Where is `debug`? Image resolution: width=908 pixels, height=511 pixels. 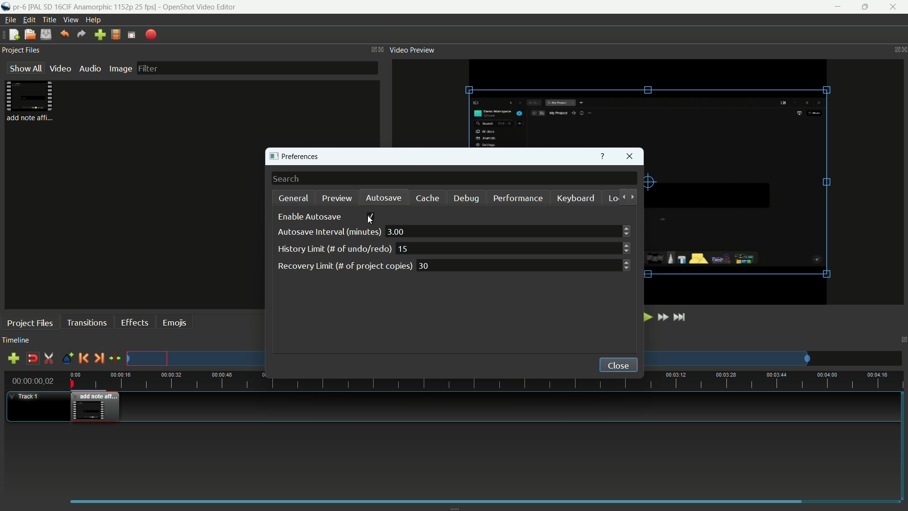 debug is located at coordinates (465, 199).